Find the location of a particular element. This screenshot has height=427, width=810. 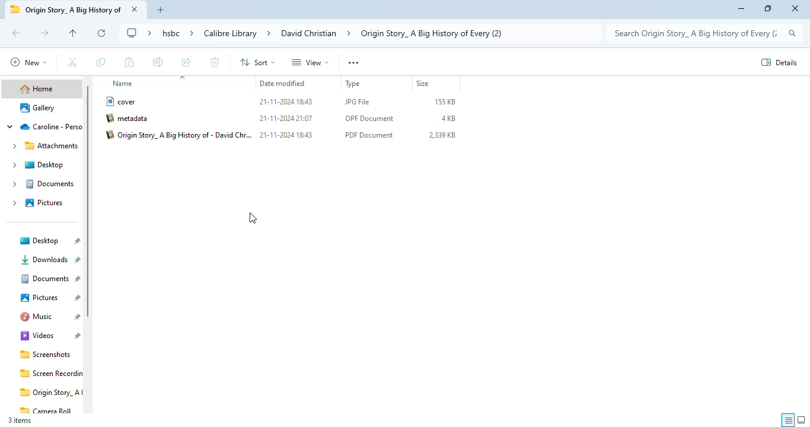

view is located at coordinates (310, 62).